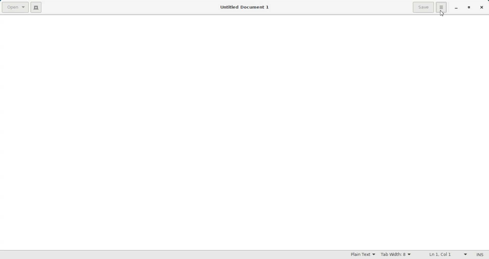  Describe the element at coordinates (423, 7) in the screenshot. I see `Save` at that location.